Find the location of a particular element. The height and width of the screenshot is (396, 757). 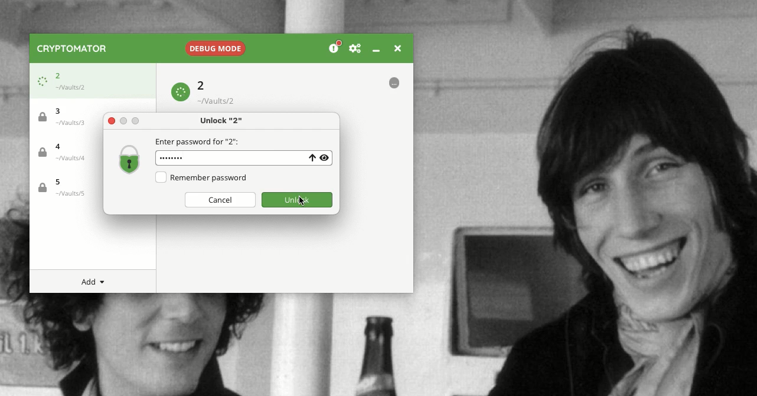

Checkbox is located at coordinates (161, 177).